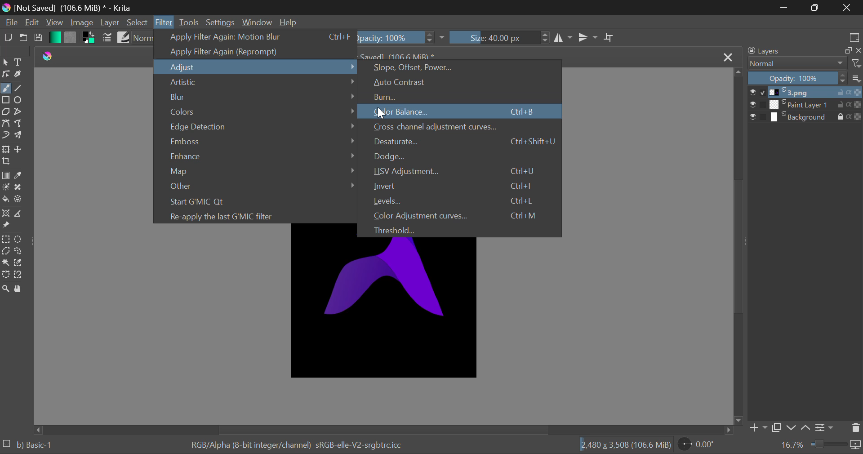 The width and height of the screenshot is (863, 454). What do you see at coordinates (5, 200) in the screenshot?
I see `Fill` at bounding box center [5, 200].